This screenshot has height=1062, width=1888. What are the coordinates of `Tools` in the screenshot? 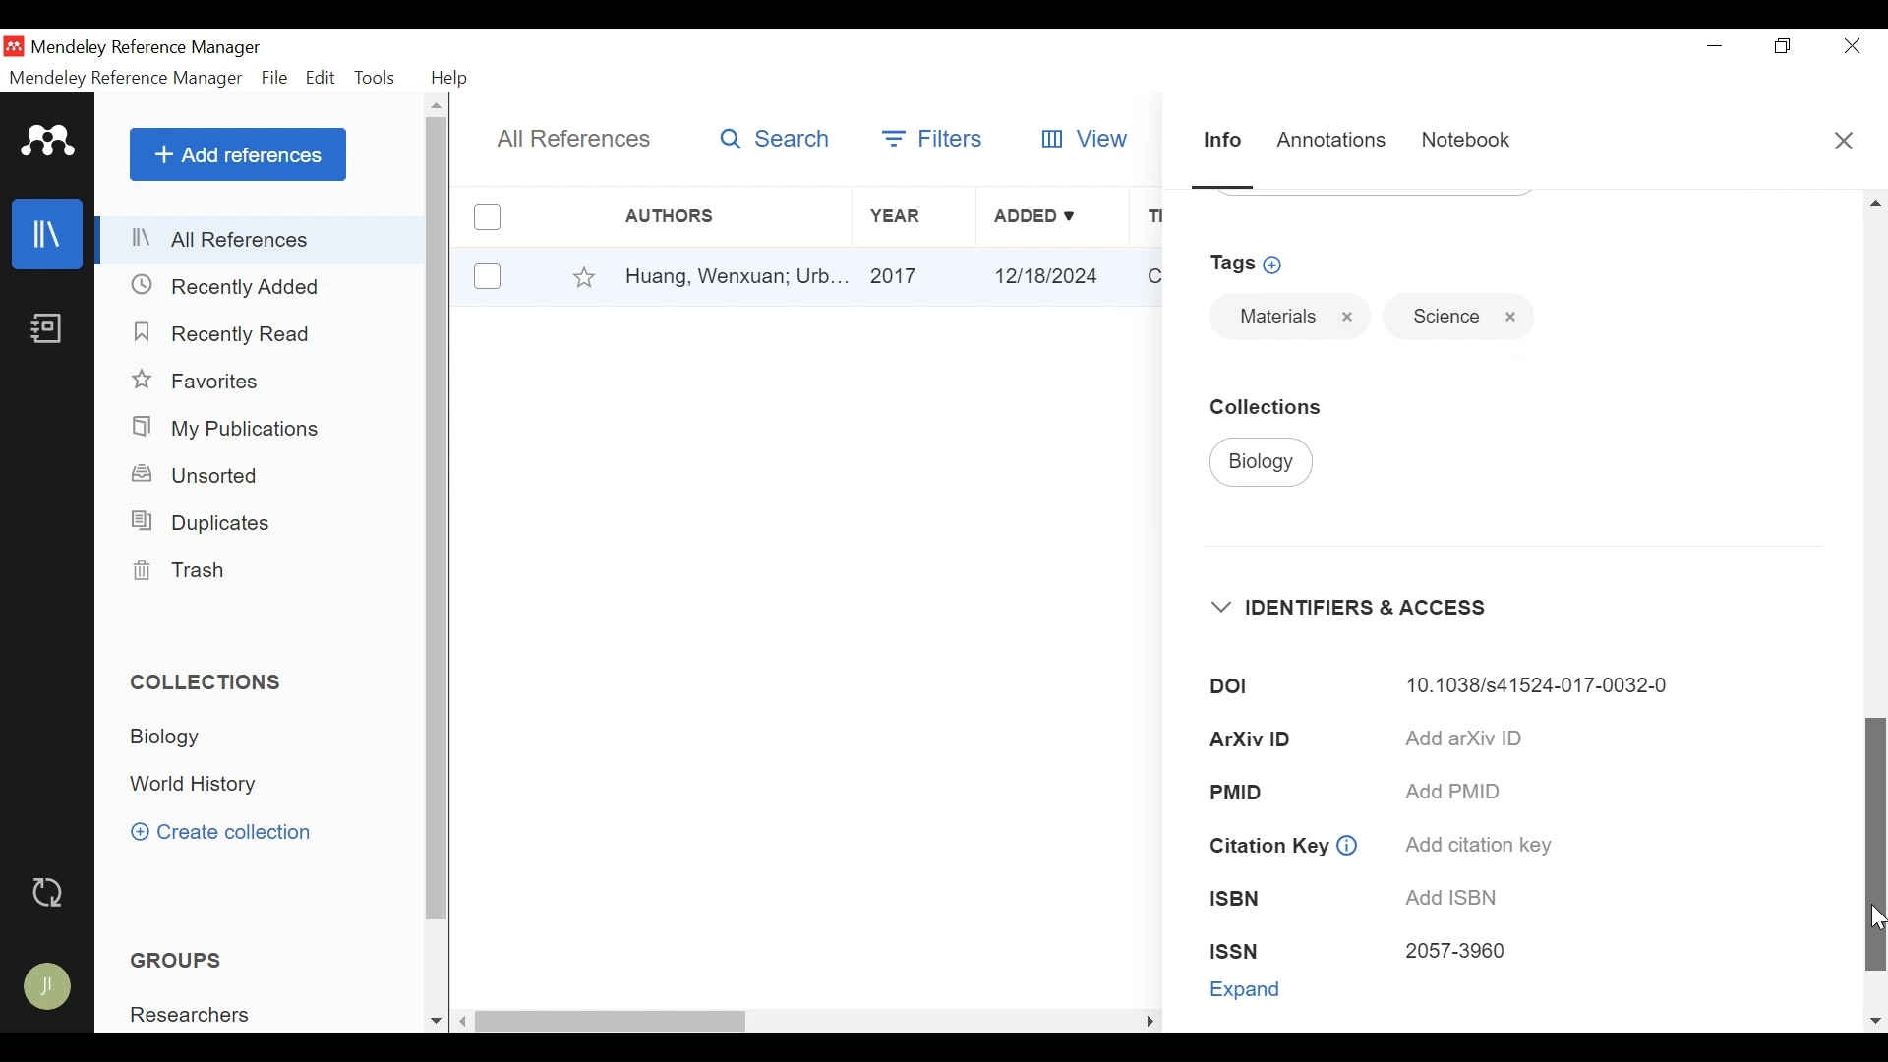 It's located at (377, 78).